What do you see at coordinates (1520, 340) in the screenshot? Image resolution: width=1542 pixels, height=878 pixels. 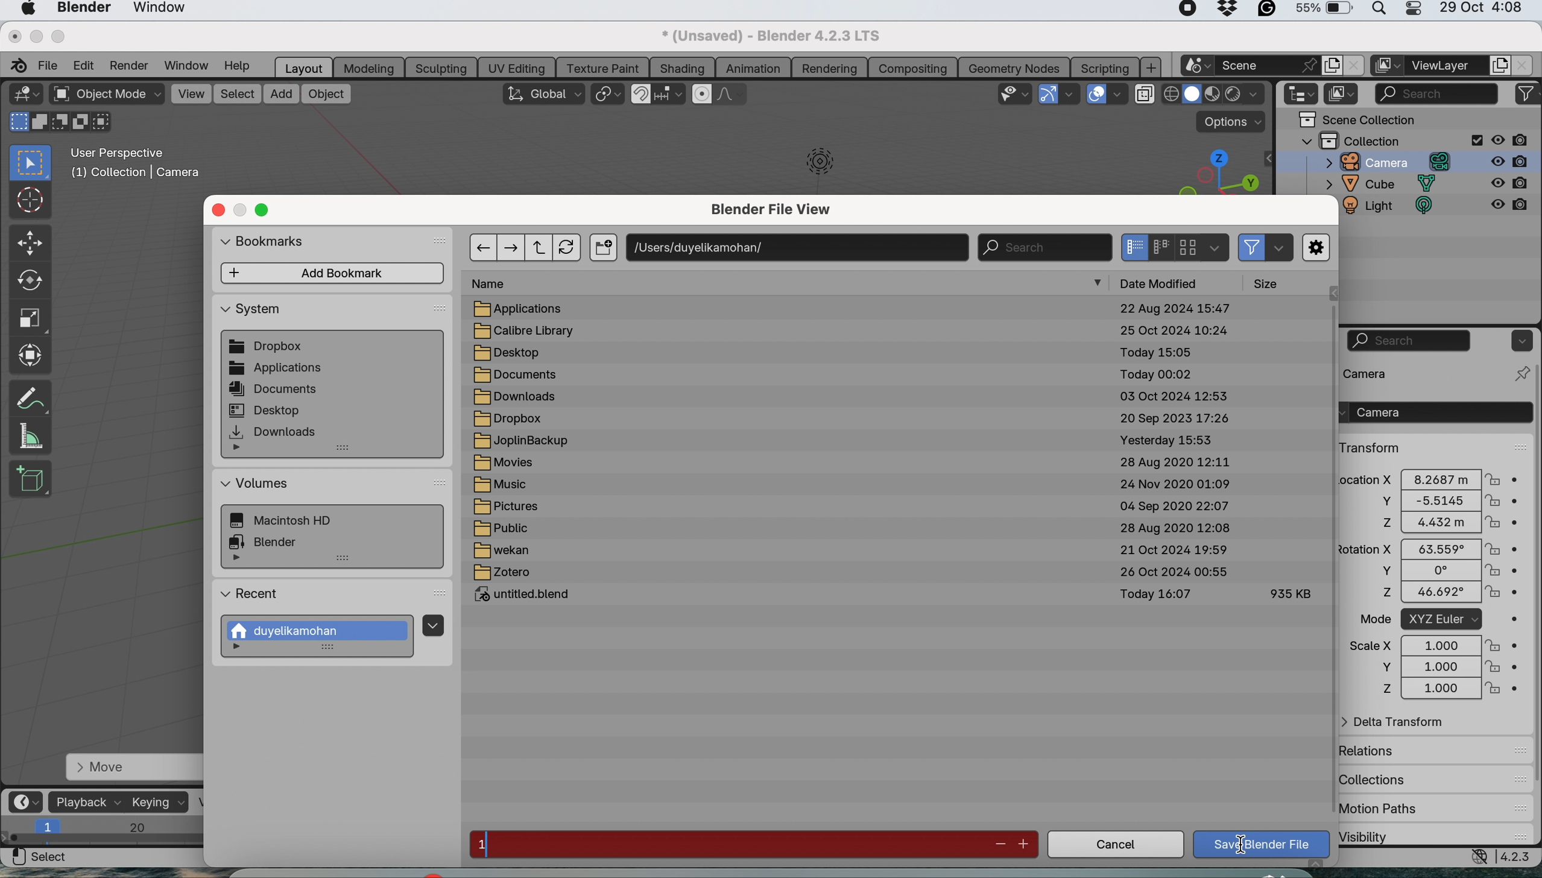 I see `options` at bounding box center [1520, 340].